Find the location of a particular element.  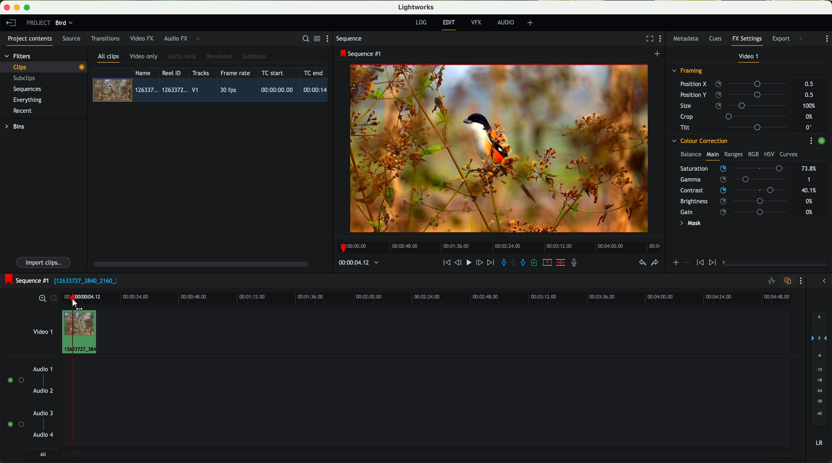

drag video to video track 1 is located at coordinates (82, 332).